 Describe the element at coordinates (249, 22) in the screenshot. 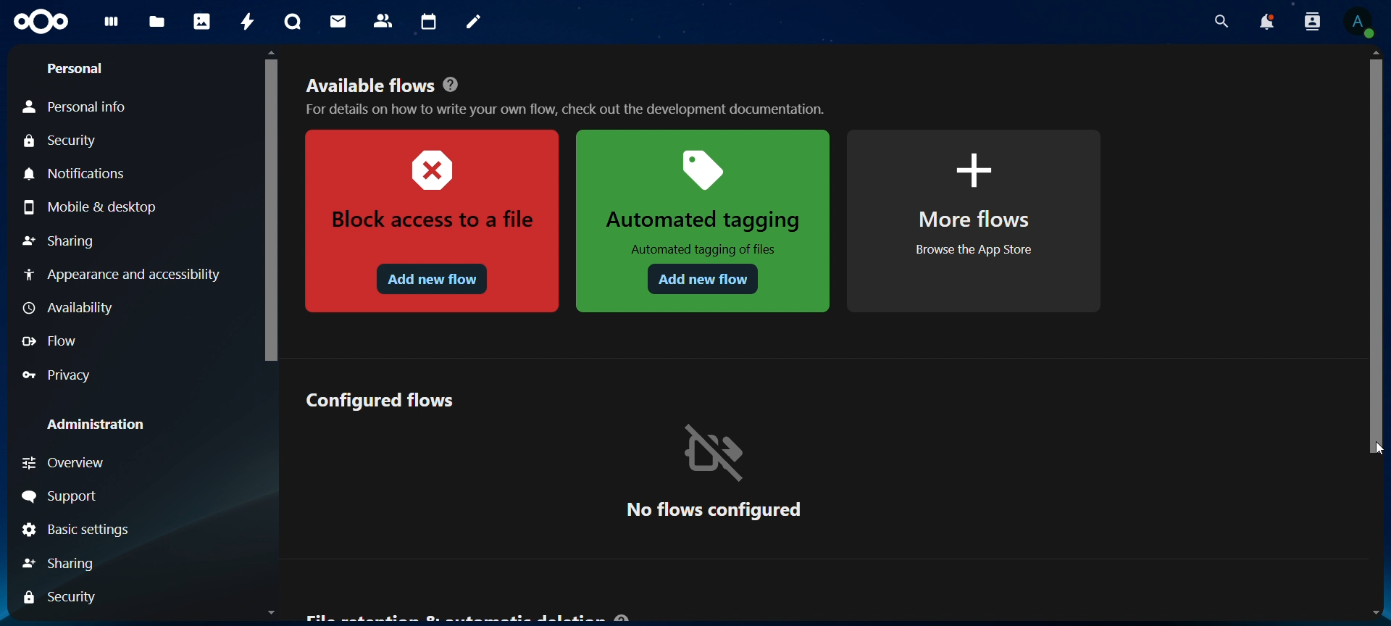

I see `activity` at that location.